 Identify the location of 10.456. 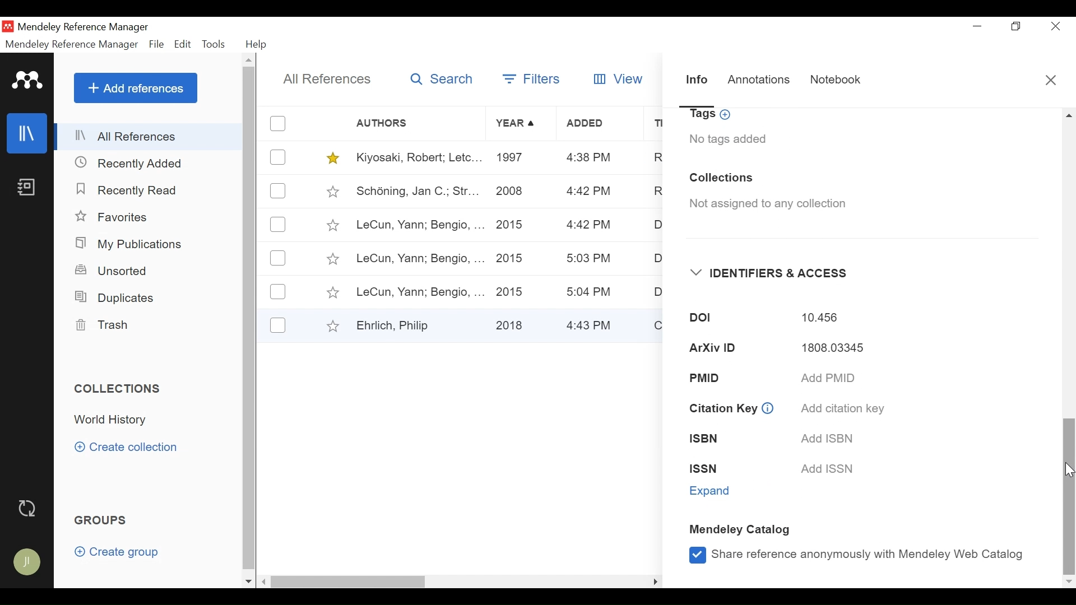
(819, 318).